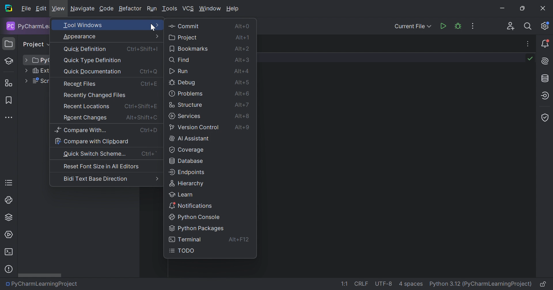 This screenshot has width=553, height=290. I want to click on Coverage, so click(187, 149).